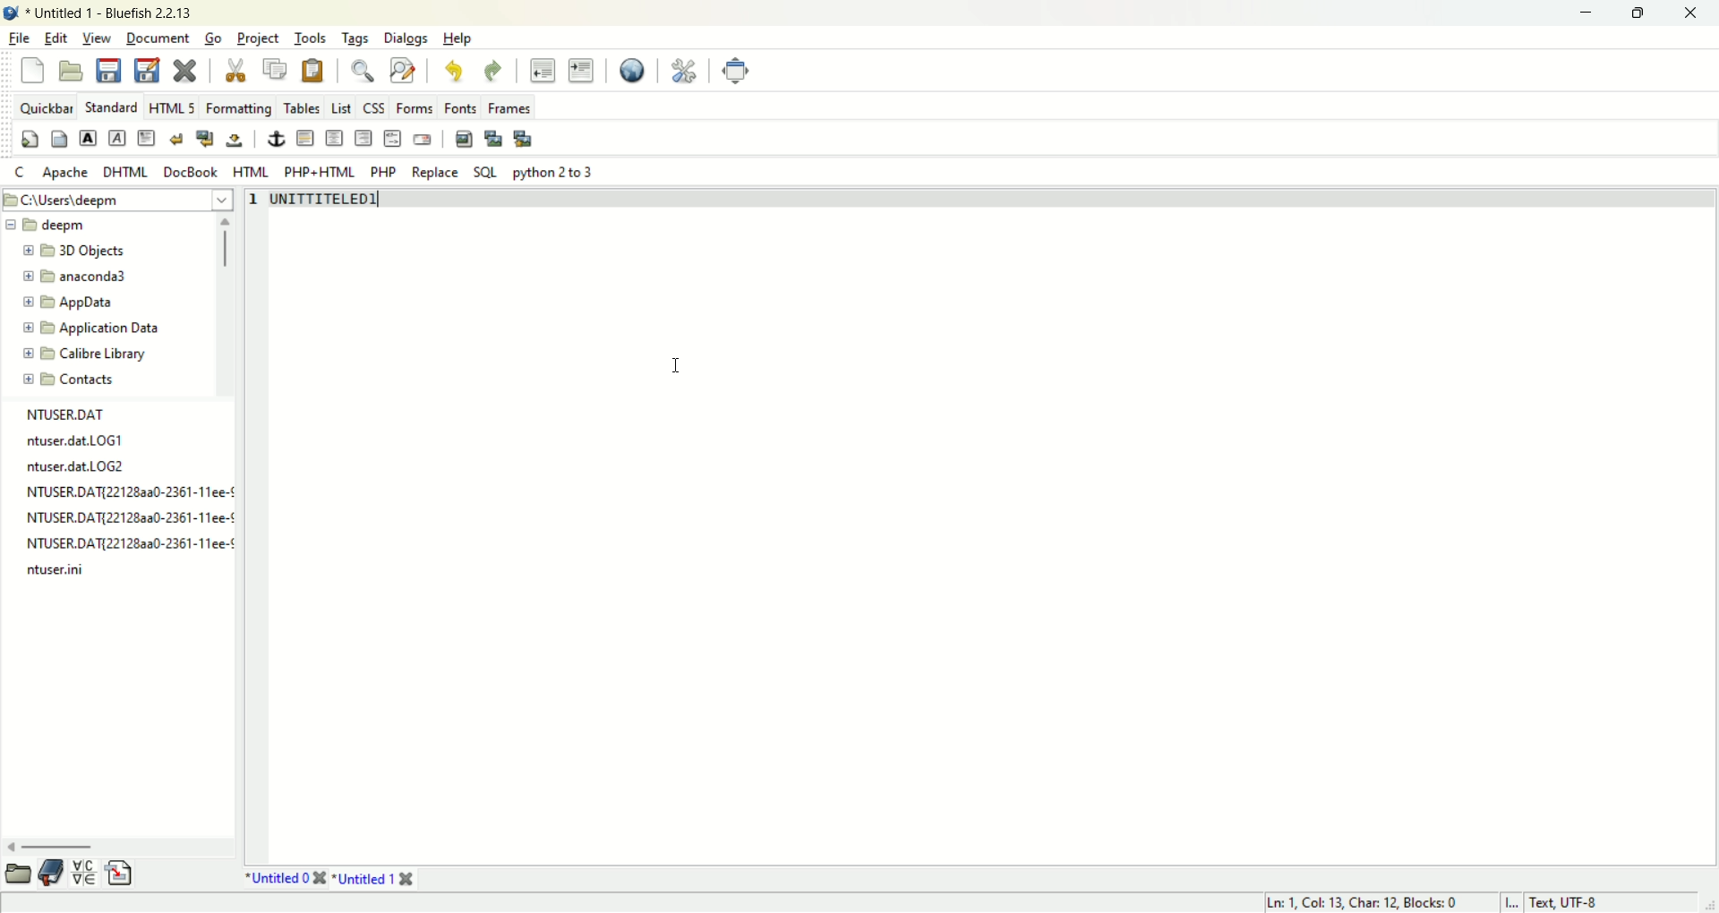 This screenshot has width=1719, height=913. Describe the element at coordinates (412, 107) in the screenshot. I see `forms` at that location.